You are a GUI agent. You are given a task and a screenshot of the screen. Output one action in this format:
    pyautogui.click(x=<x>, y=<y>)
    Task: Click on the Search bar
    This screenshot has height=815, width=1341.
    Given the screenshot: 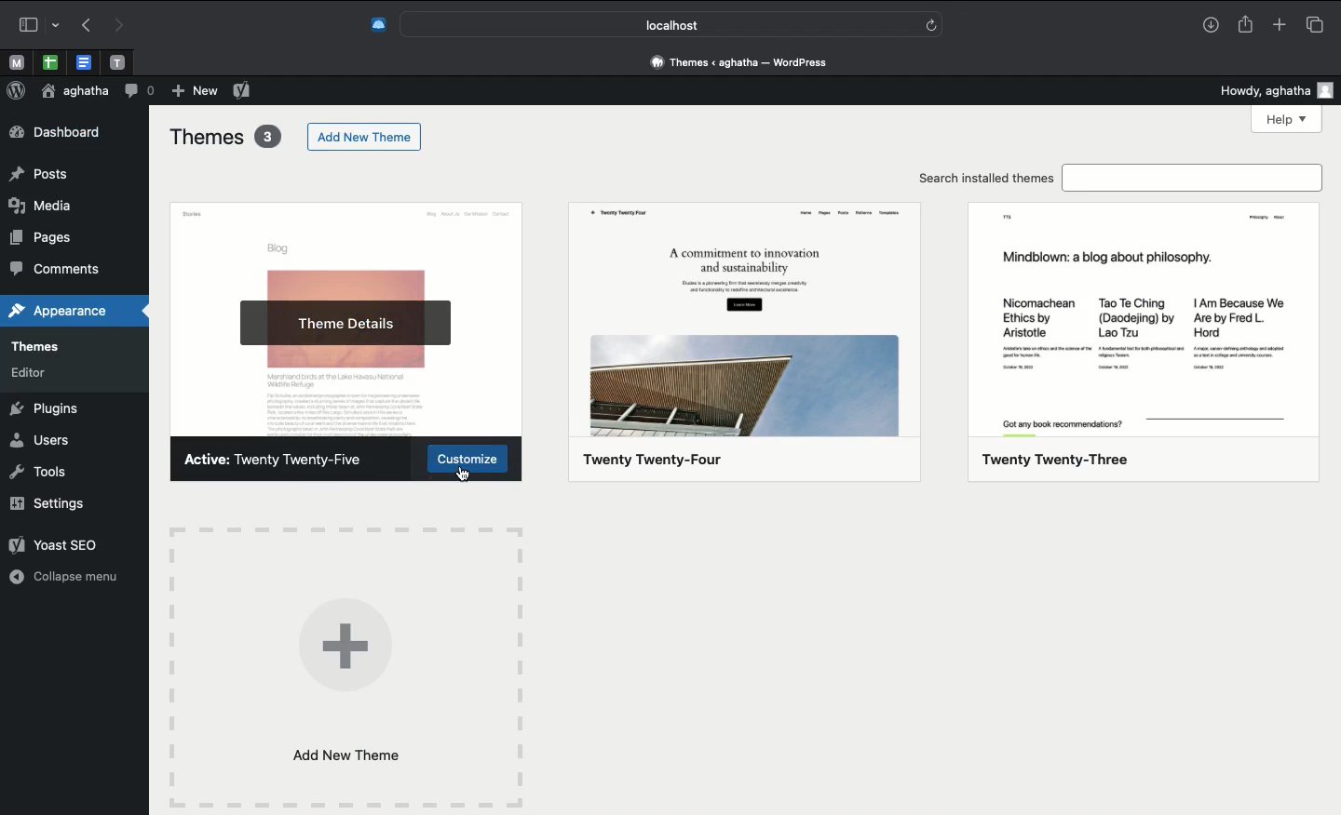 What is the action you would take?
    pyautogui.click(x=673, y=23)
    